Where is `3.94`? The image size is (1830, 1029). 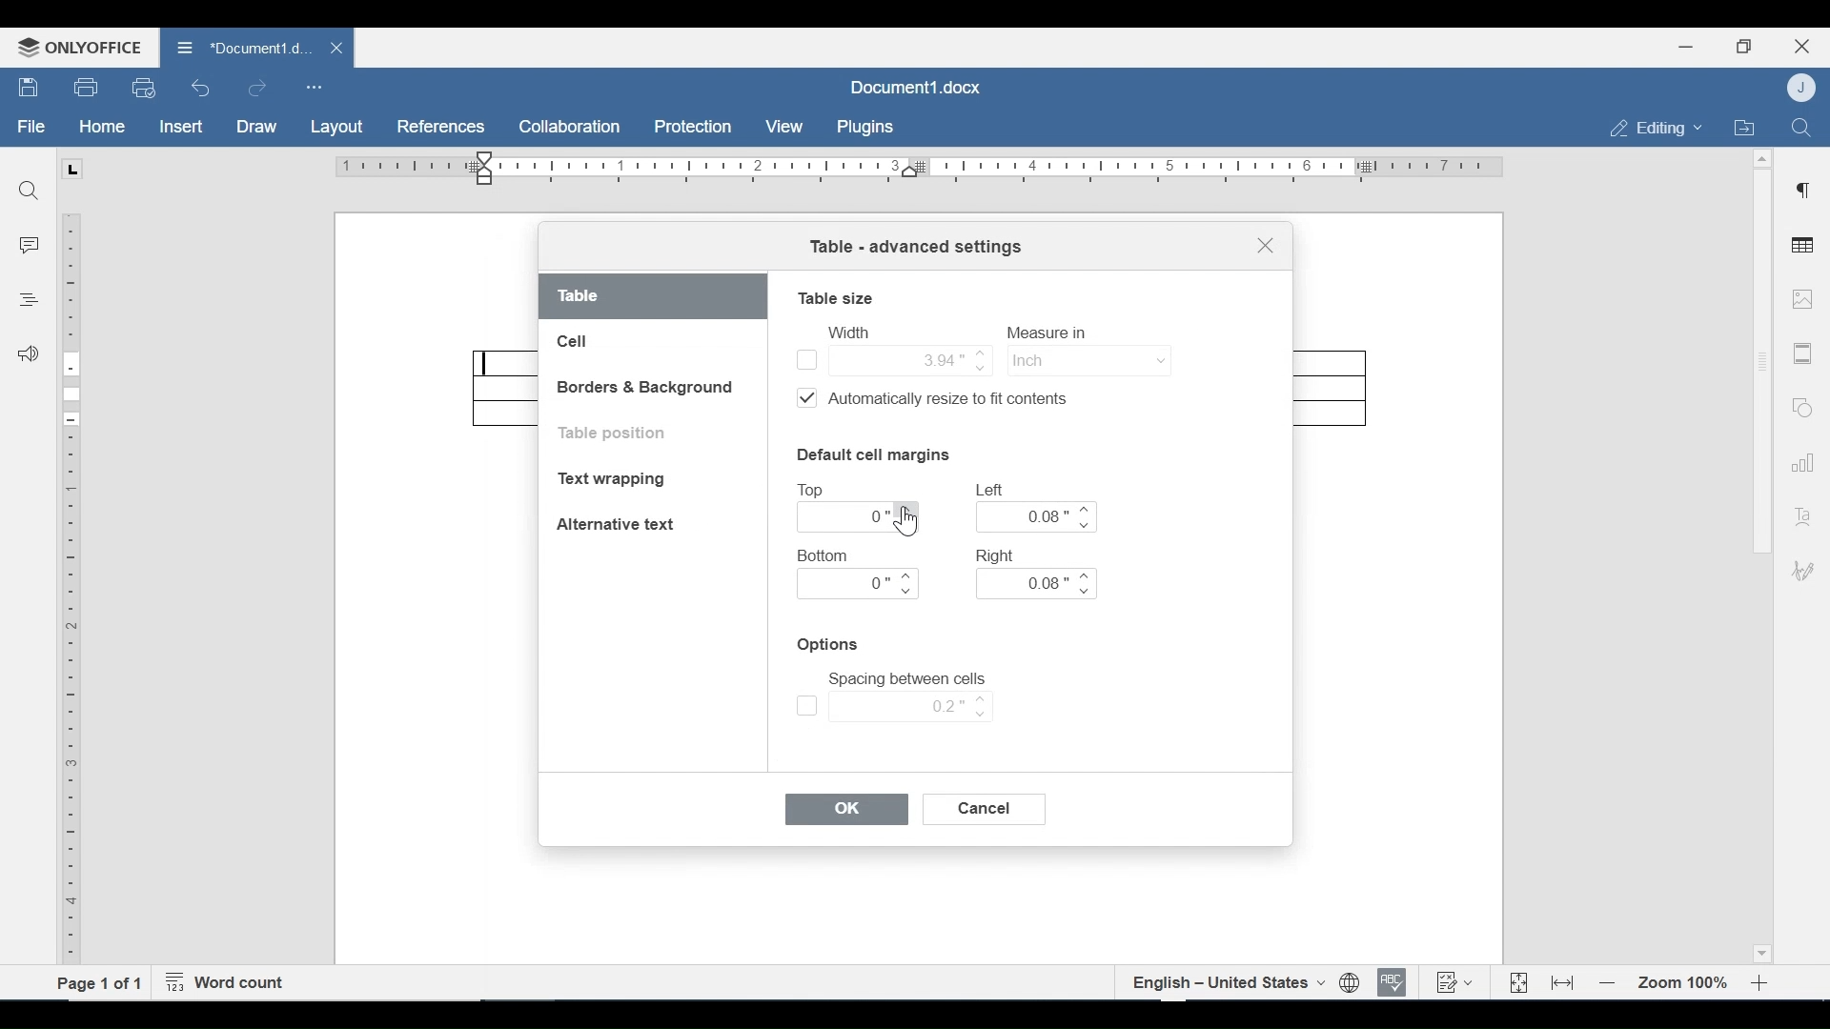 3.94 is located at coordinates (892, 358).